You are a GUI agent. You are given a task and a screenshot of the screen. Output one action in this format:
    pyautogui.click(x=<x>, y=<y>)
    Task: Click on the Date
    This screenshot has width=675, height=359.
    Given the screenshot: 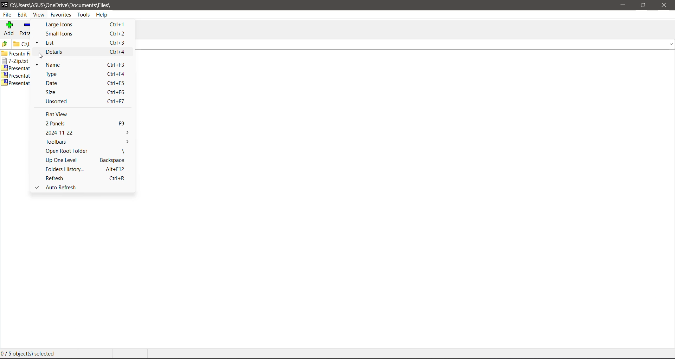 What is the action you would take?
    pyautogui.click(x=85, y=83)
    